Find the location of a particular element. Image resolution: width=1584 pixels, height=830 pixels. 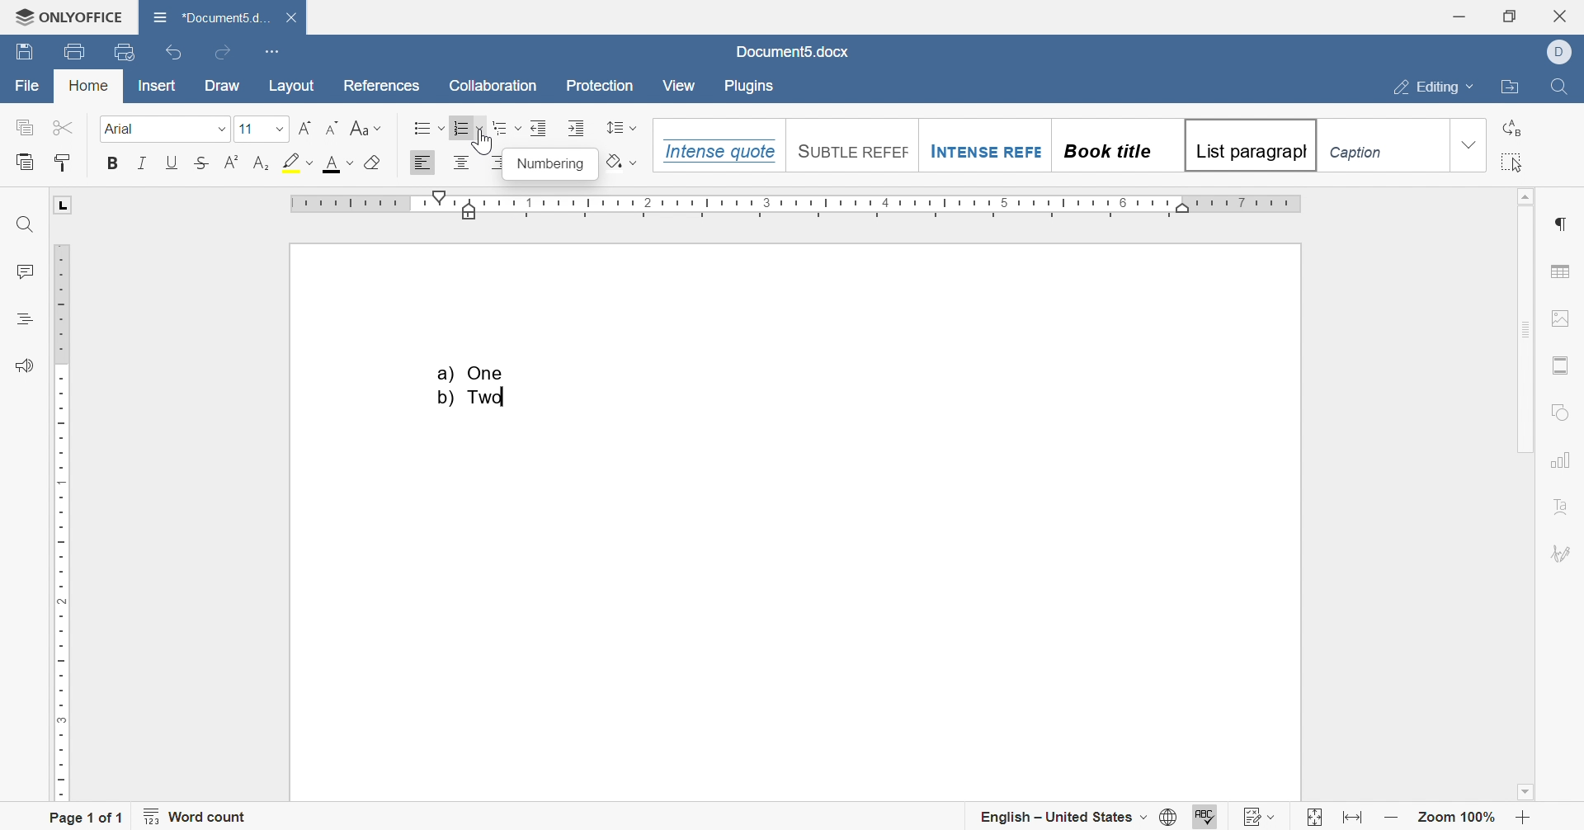

headings is located at coordinates (24, 318).